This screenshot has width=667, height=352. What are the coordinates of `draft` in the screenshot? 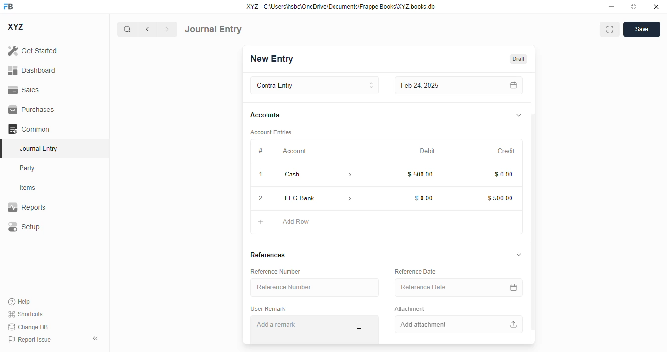 It's located at (519, 58).